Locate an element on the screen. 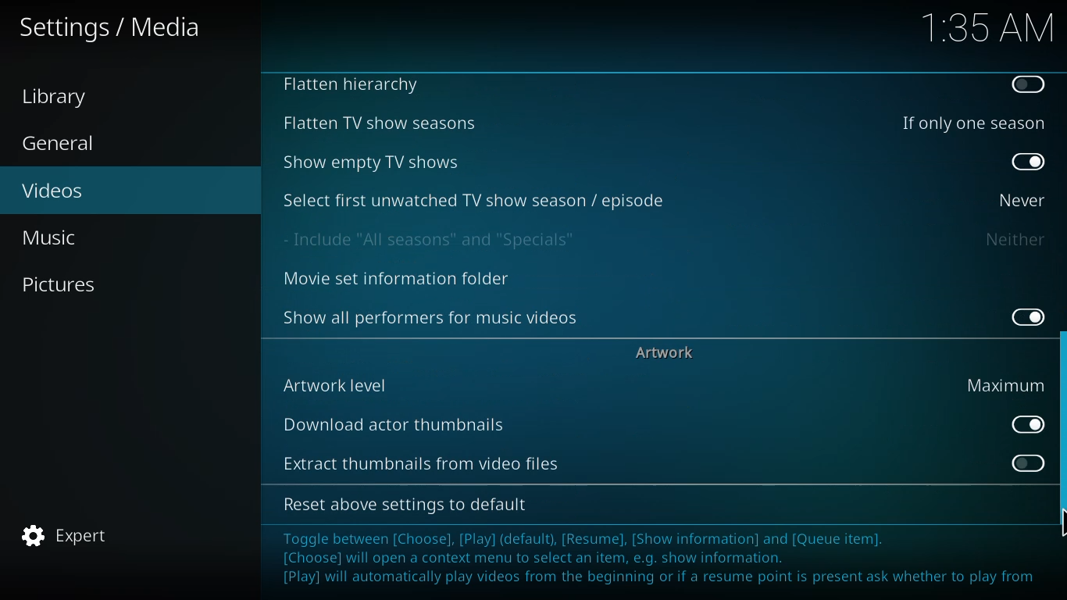  general is located at coordinates (62, 144).